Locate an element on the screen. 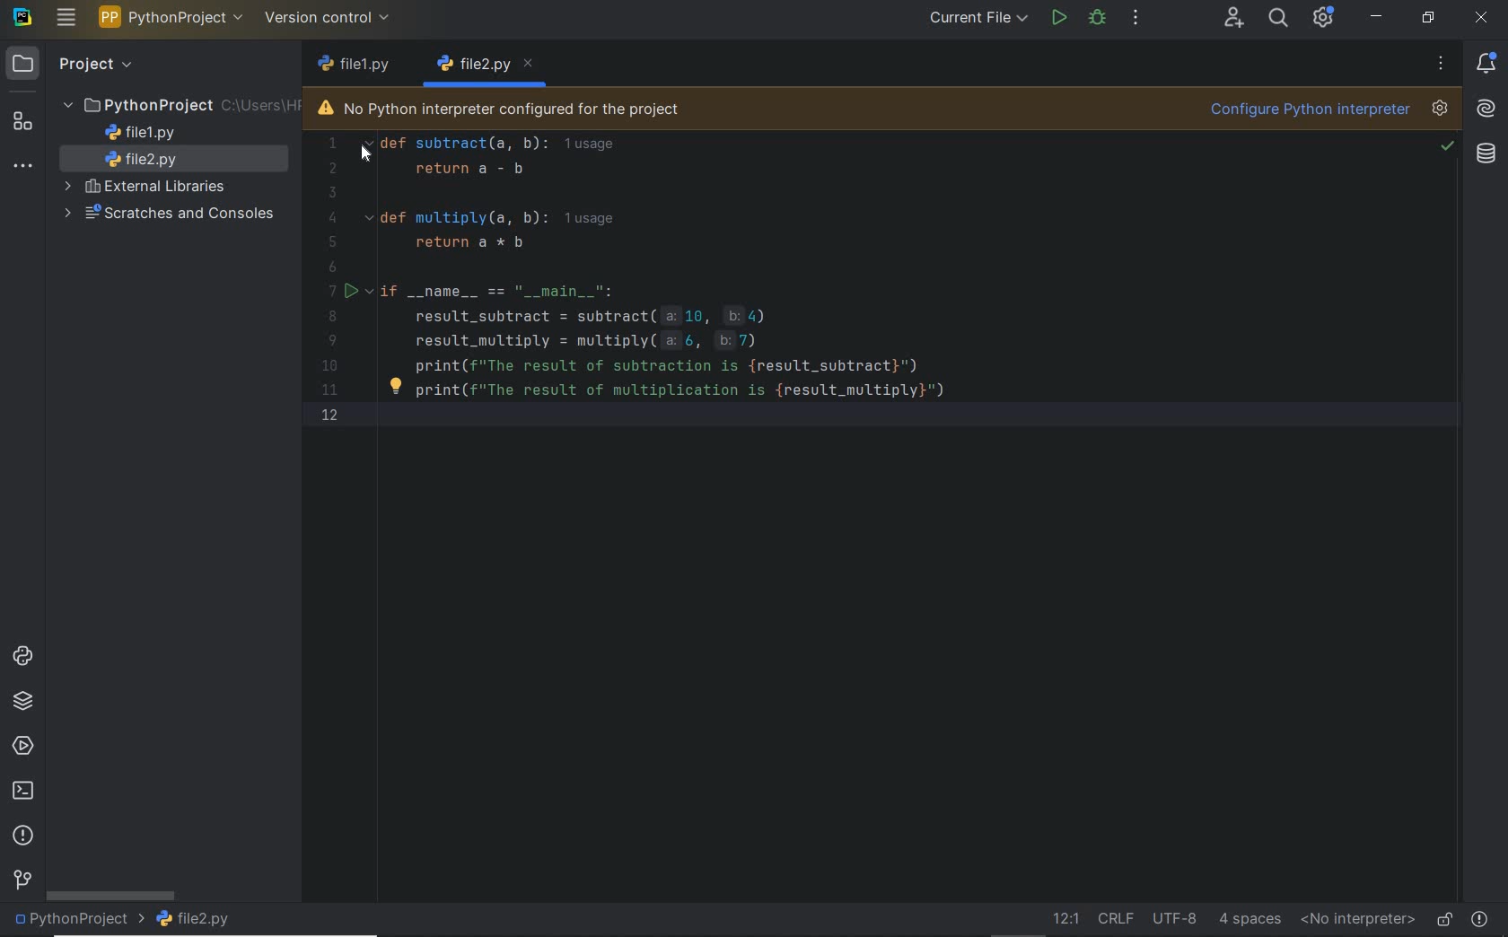  debug is located at coordinates (1097, 21).